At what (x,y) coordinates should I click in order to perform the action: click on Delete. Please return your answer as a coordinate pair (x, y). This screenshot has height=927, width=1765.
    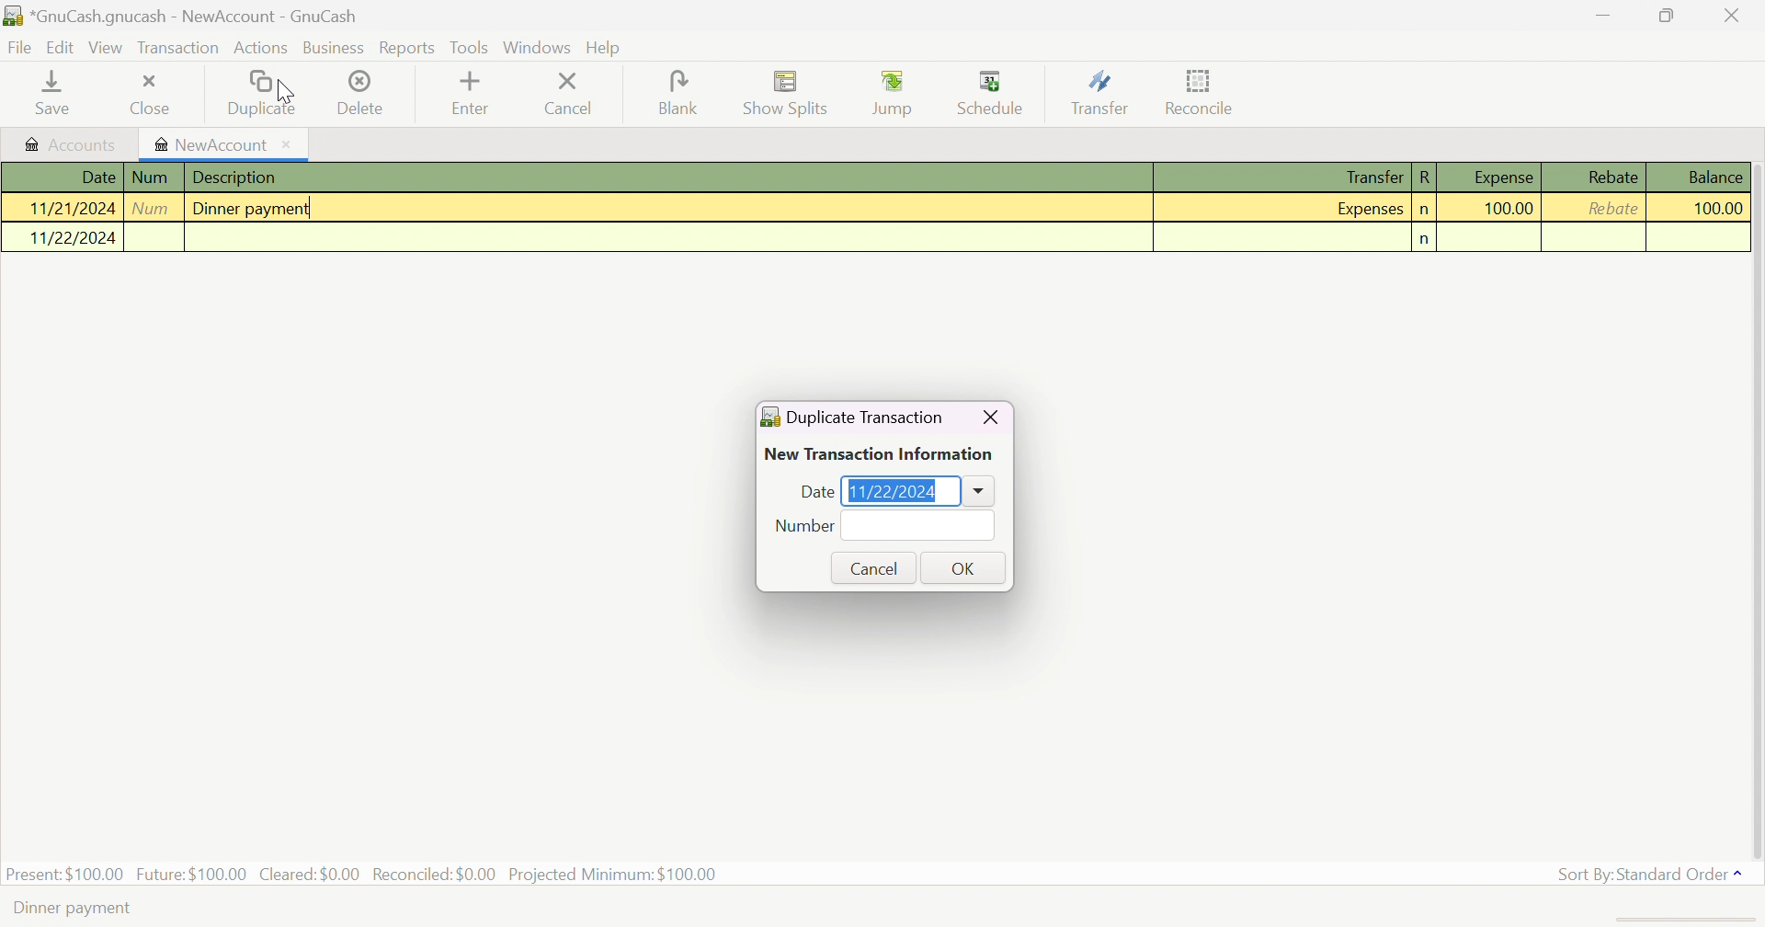
    Looking at the image, I should click on (361, 94).